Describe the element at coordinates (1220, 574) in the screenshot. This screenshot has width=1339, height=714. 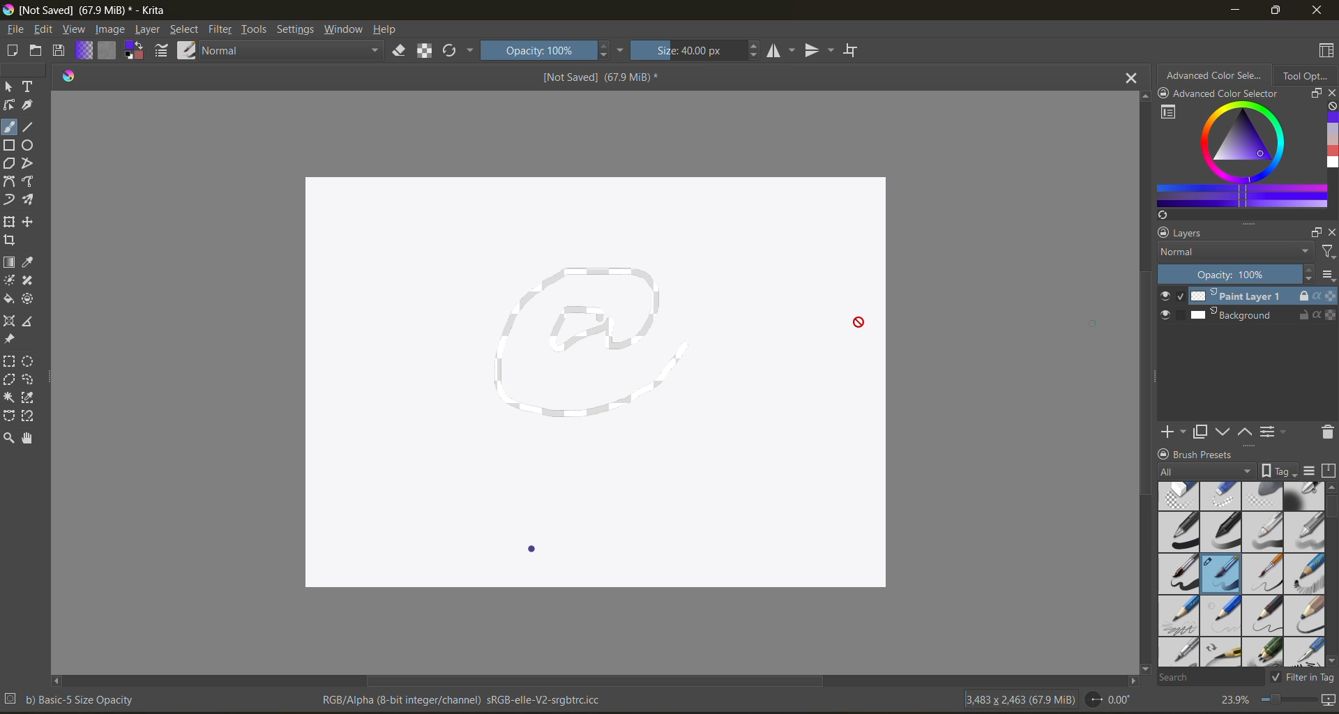
I see `brush` at that location.